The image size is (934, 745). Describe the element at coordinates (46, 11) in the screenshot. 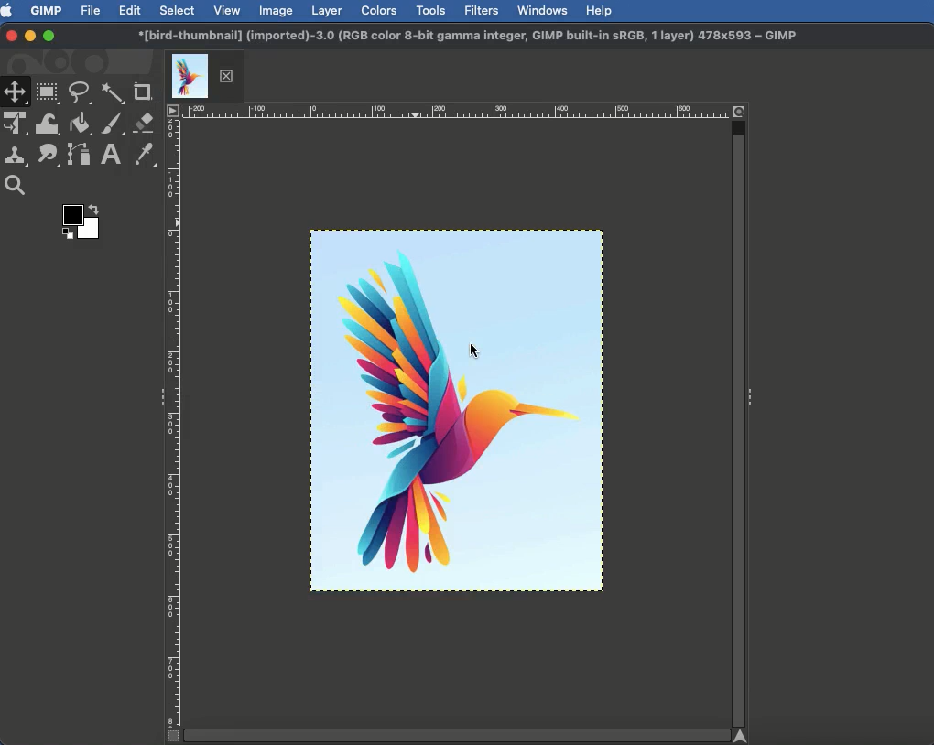

I see `GIMP` at that location.